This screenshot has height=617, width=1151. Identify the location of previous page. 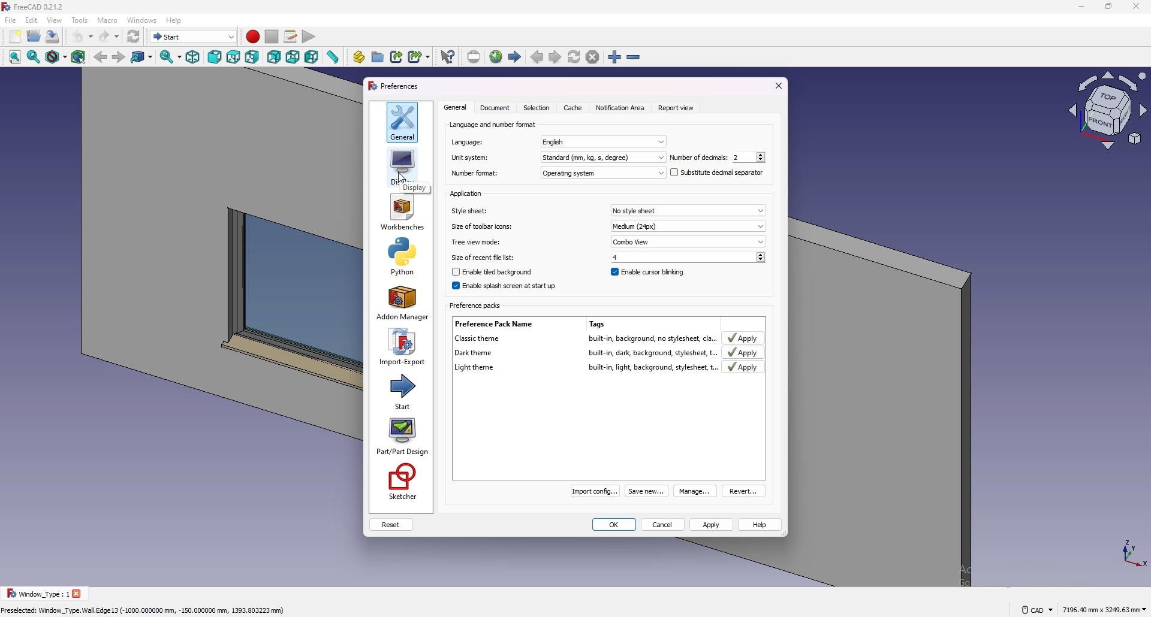
(537, 58).